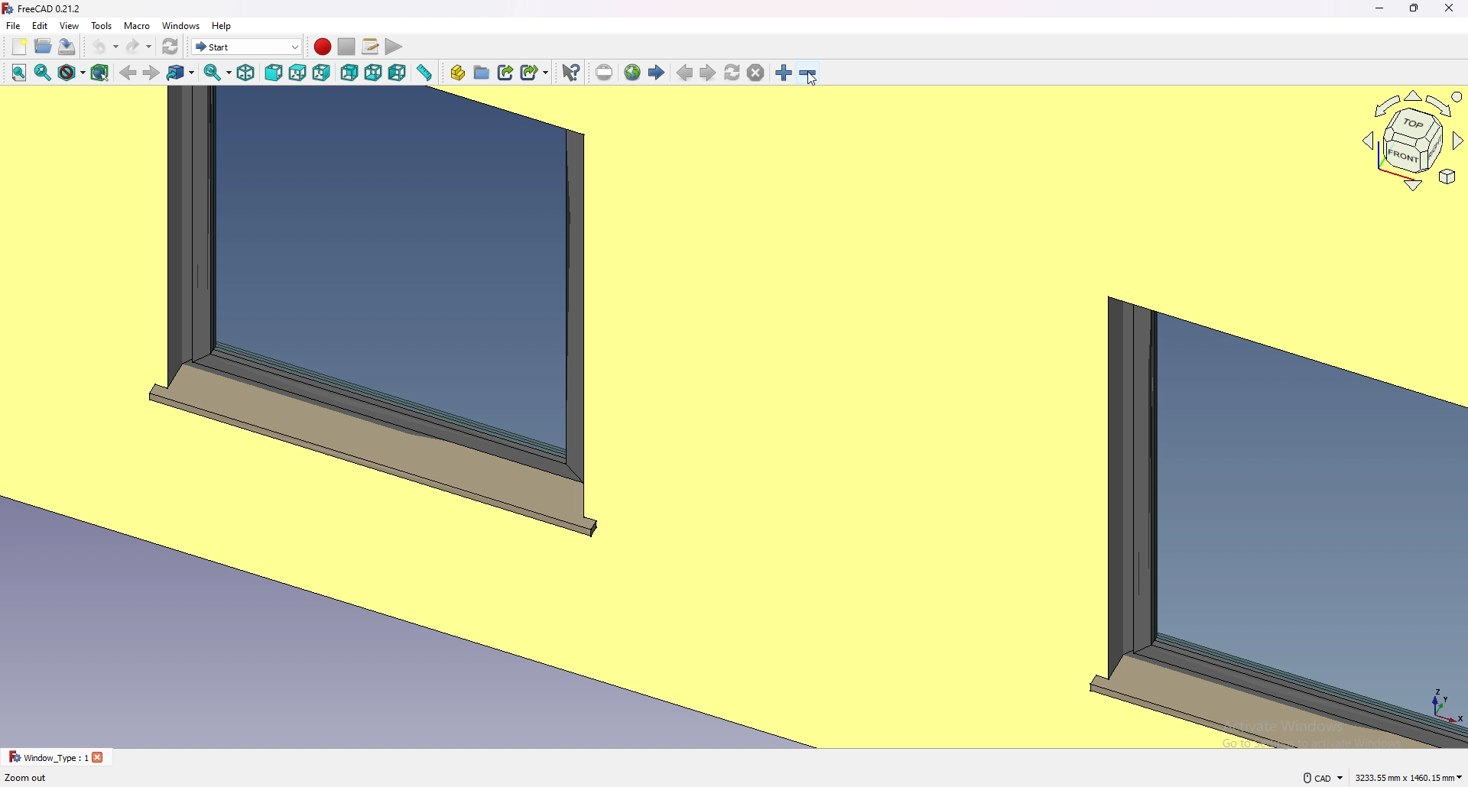 This screenshot has height=787, width=1468. What do you see at coordinates (1450, 8) in the screenshot?
I see `close` at bounding box center [1450, 8].